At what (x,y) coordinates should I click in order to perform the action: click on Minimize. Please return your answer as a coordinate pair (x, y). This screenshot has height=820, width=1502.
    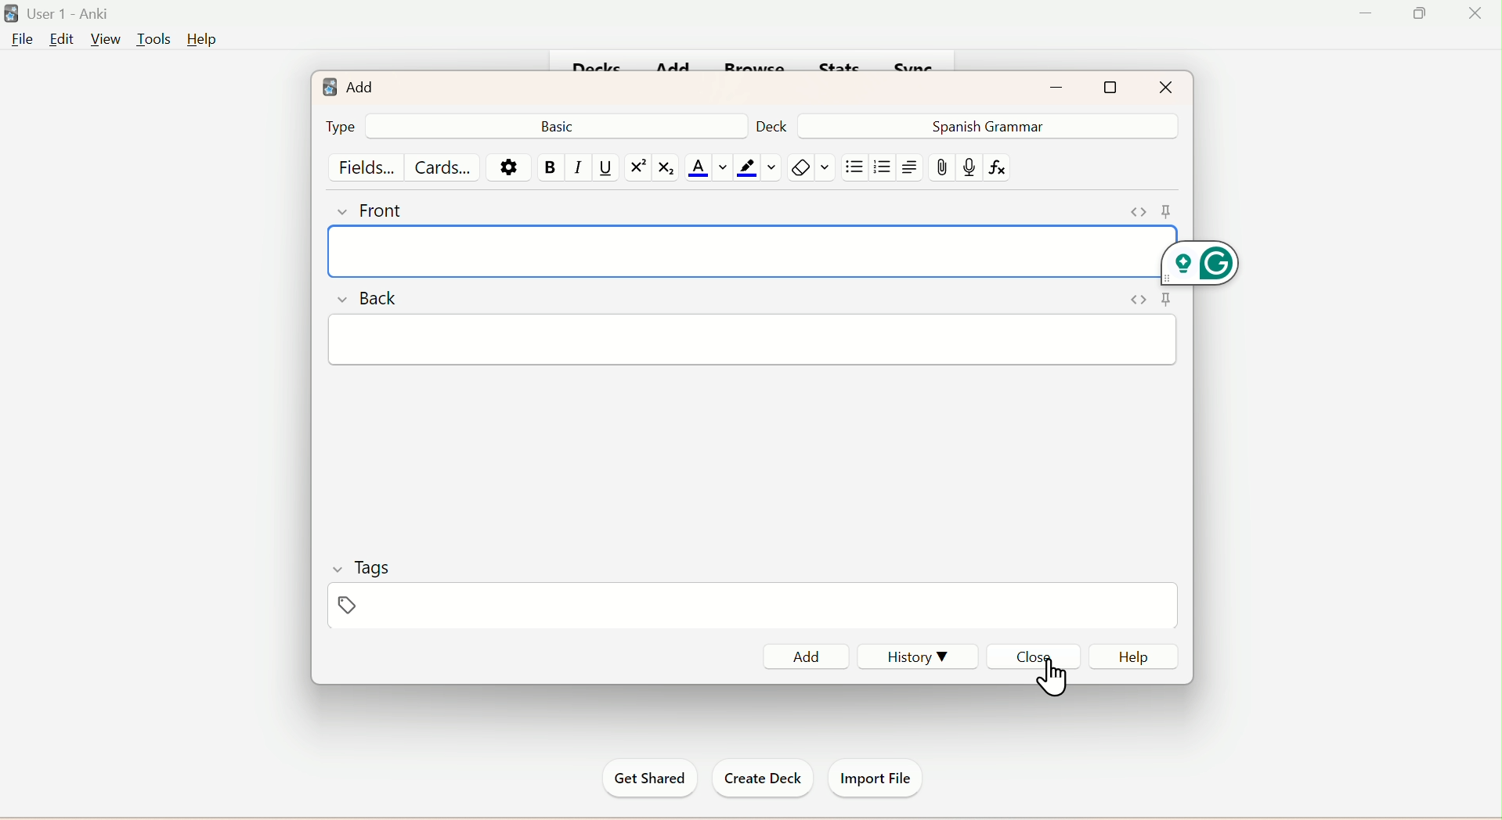
    Looking at the image, I should click on (1062, 85).